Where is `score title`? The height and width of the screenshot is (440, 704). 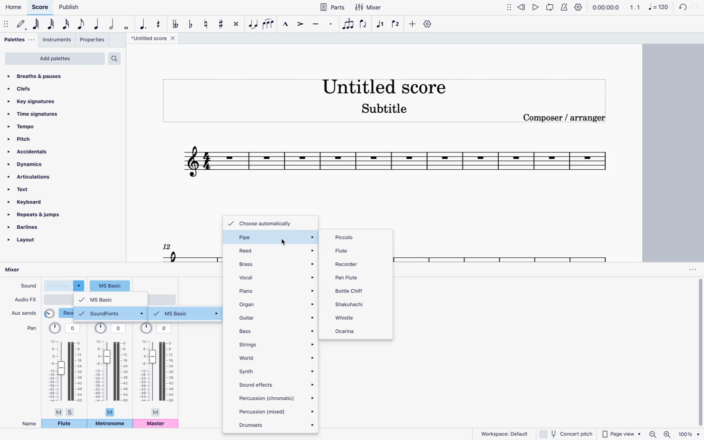
score title is located at coordinates (383, 85).